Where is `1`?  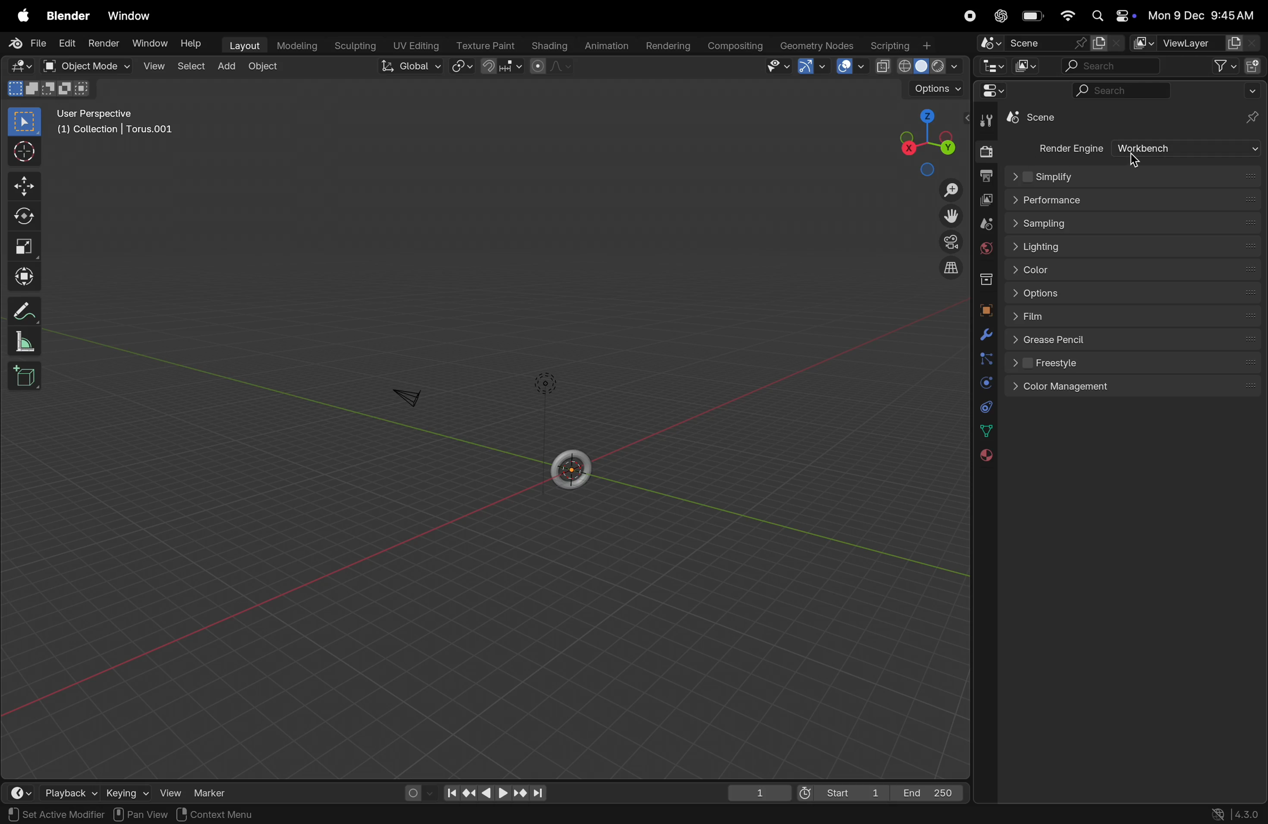 1 is located at coordinates (760, 795).